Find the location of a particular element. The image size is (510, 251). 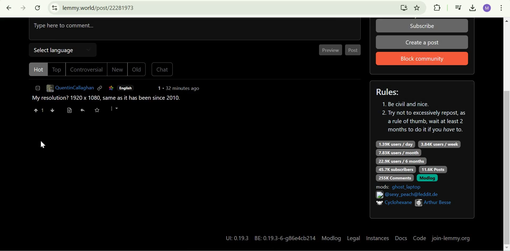

Chat is located at coordinates (164, 69).